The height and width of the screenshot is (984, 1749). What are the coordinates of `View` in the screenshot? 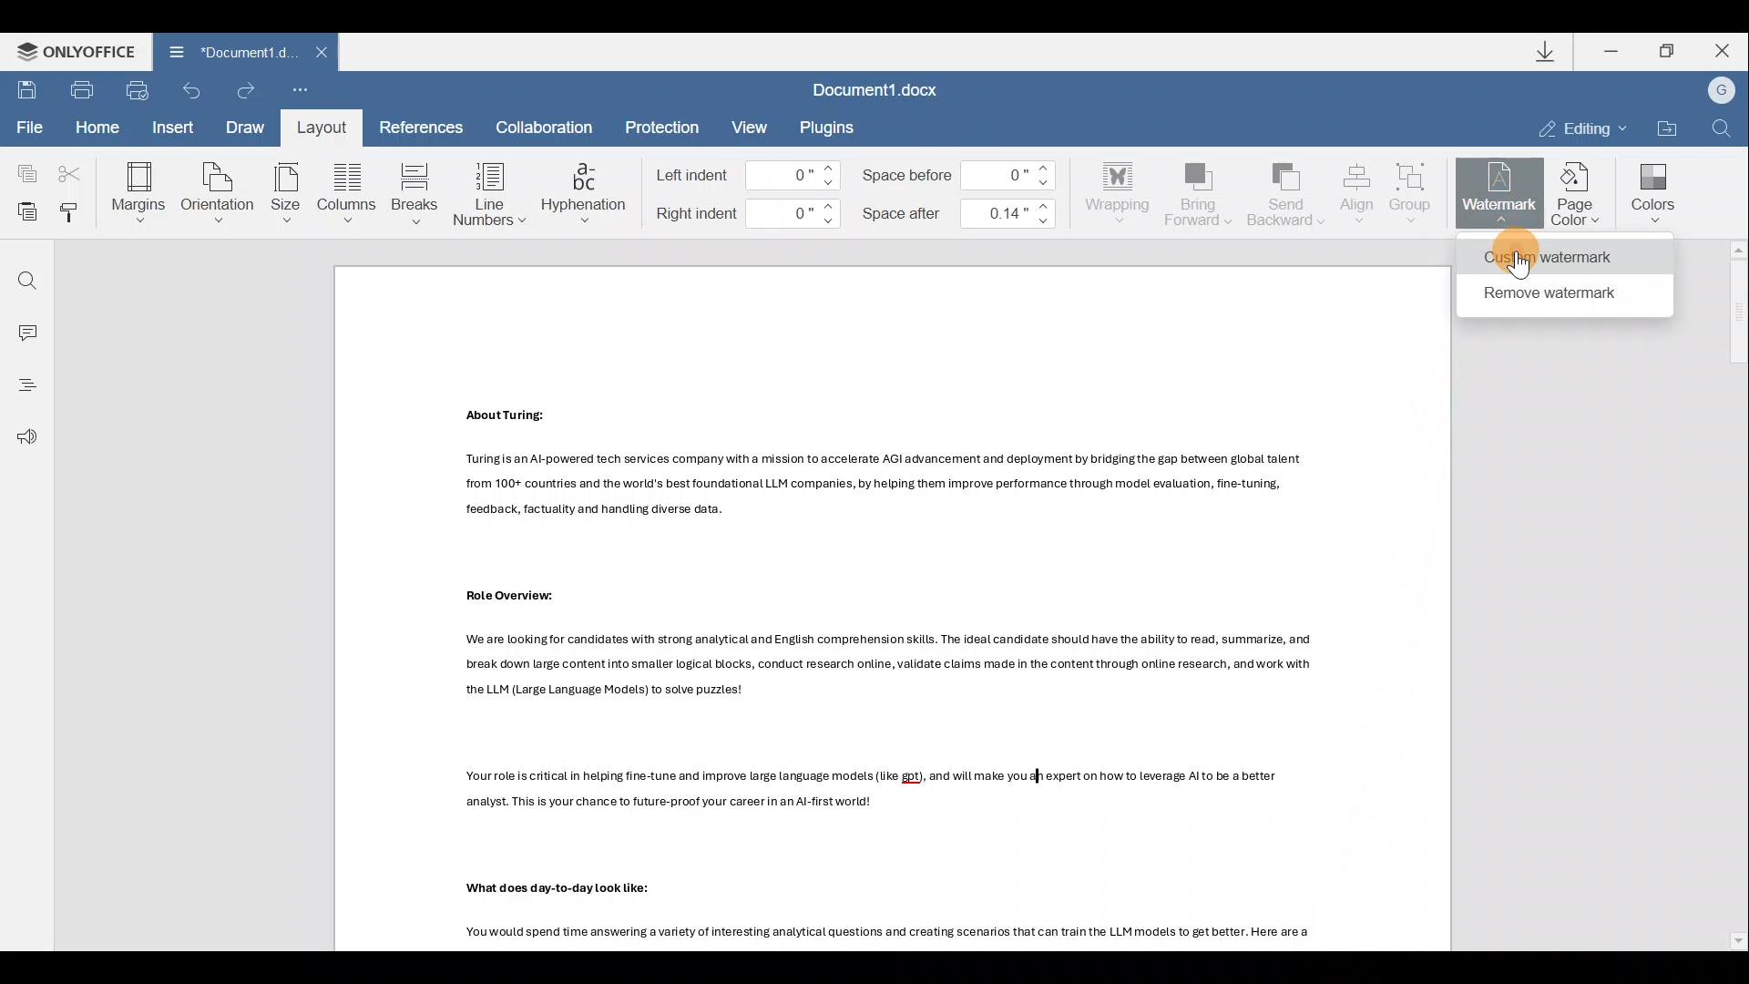 It's located at (750, 125).